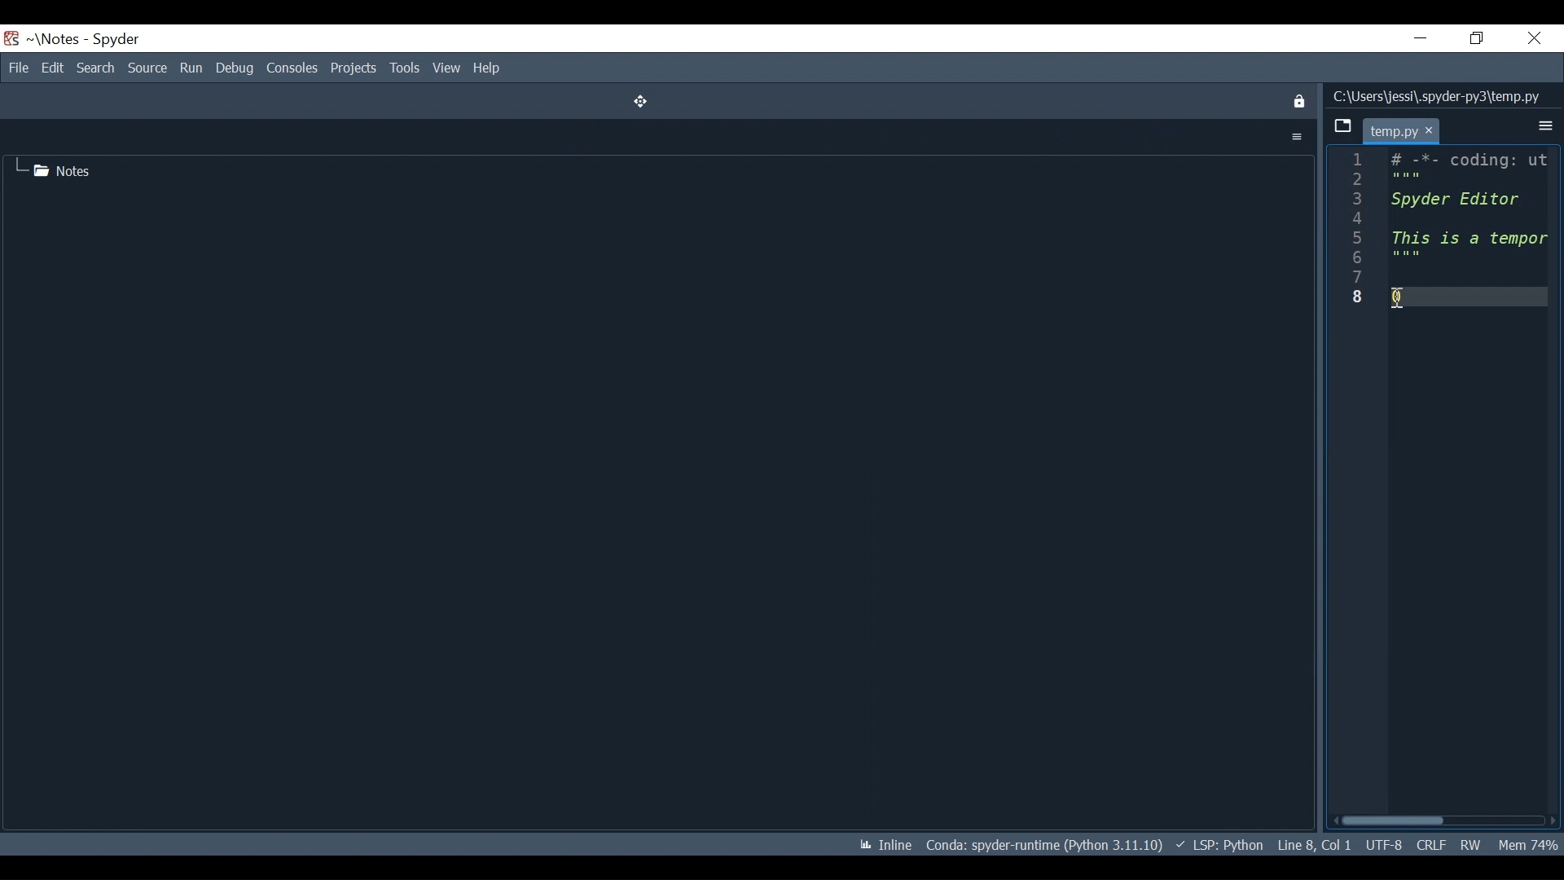 The height and width of the screenshot is (880, 1564). What do you see at coordinates (1044, 844) in the screenshot?
I see `Conda: spyder-runtime (Python 3.11.10)` at bounding box center [1044, 844].